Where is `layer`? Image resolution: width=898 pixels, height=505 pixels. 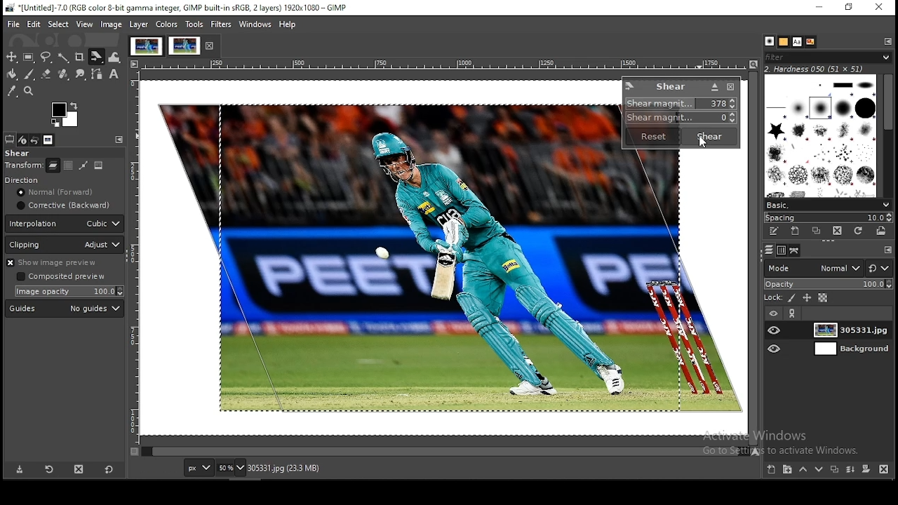 layer is located at coordinates (849, 330).